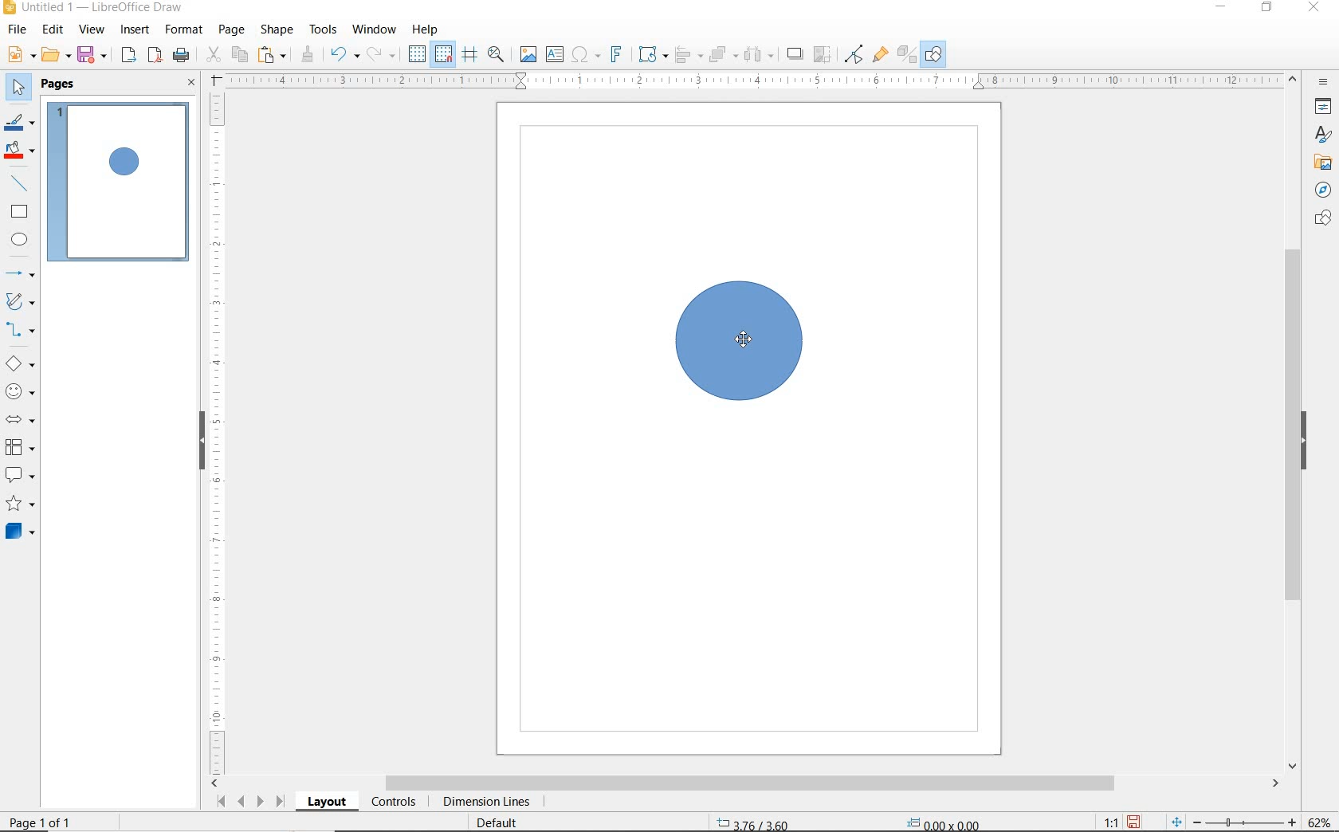  I want to click on SELECT ATLEAST 3 OBJECTS TO DISTRIBUTE, so click(759, 55).